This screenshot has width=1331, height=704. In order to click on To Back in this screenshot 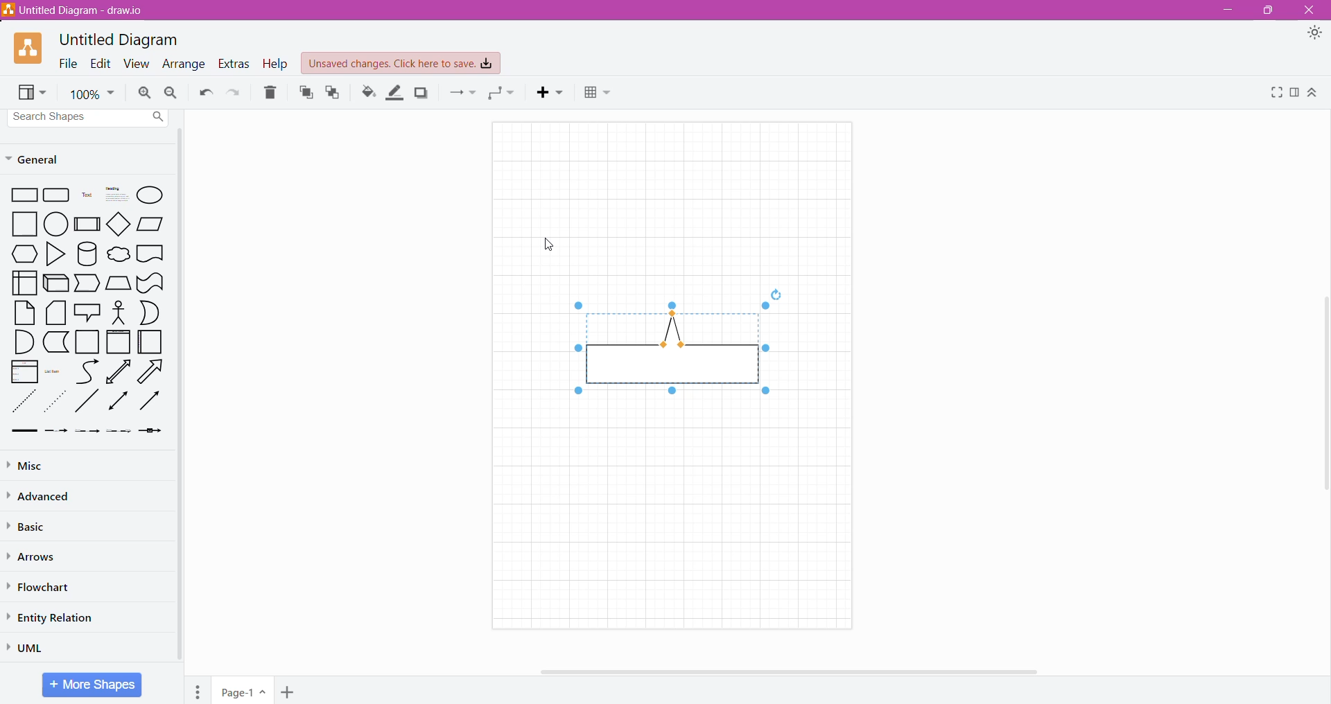, I will do `click(334, 93)`.